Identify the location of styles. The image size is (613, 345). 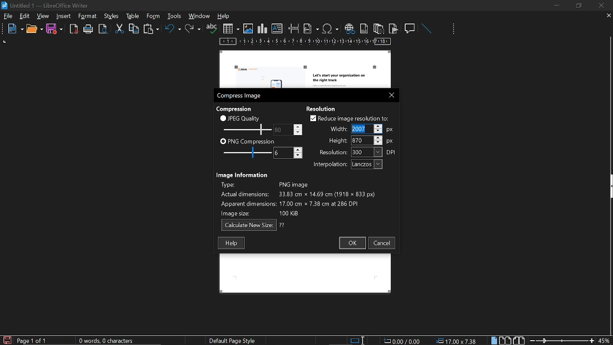
(131, 16).